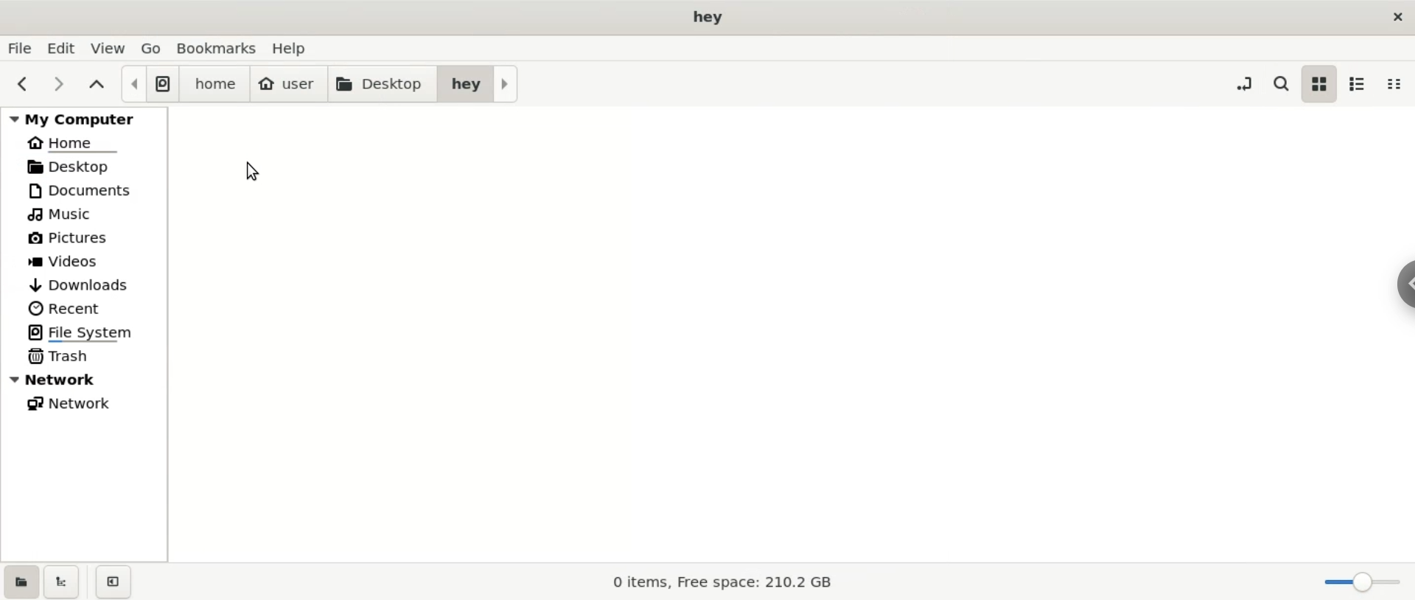  Describe the element at coordinates (1363, 583) in the screenshot. I see `zoom` at that location.